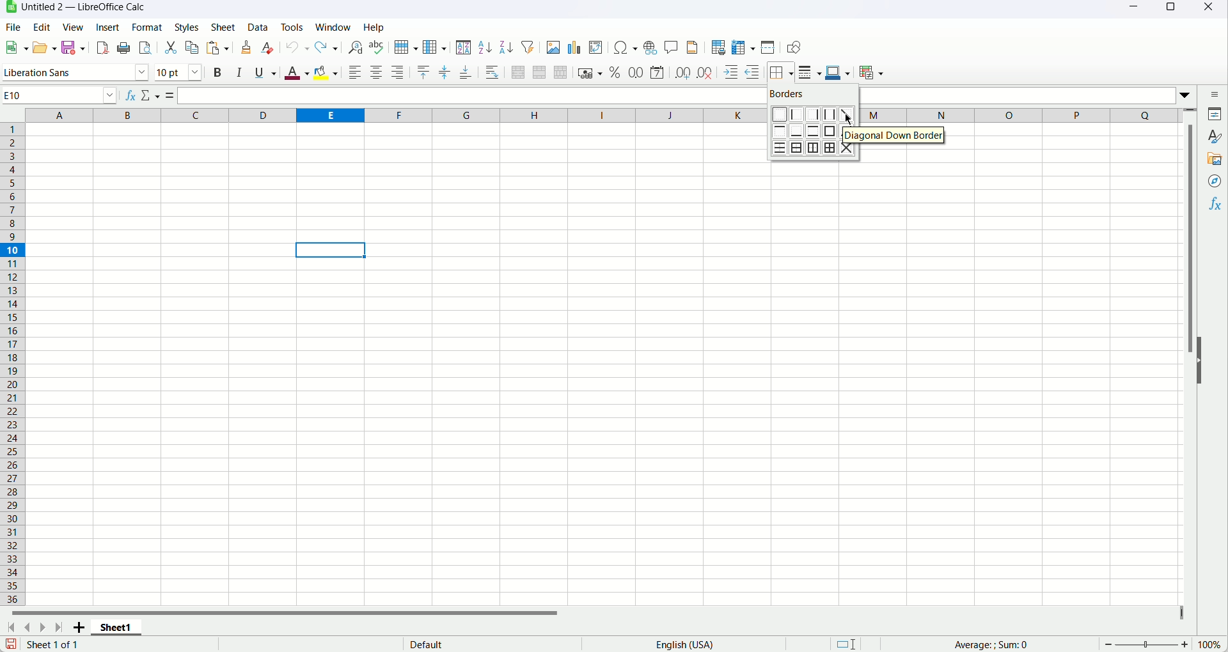  I want to click on Insert, so click(109, 26).